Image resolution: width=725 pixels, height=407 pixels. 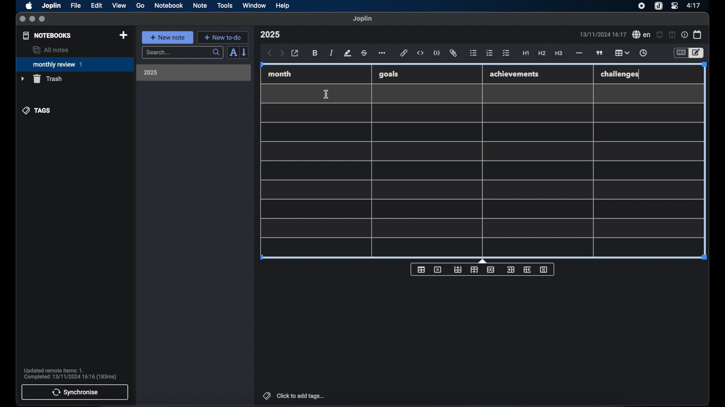 What do you see at coordinates (643, 53) in the screenshot?
I see `insert time` at bounding box center [643, 53].